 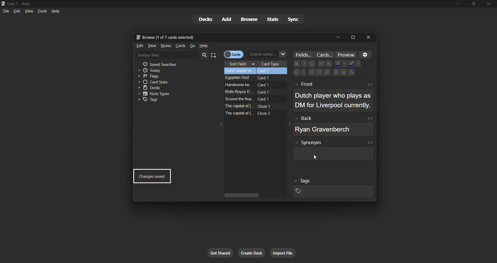 I want to click on close, so click(x=488, y=4).